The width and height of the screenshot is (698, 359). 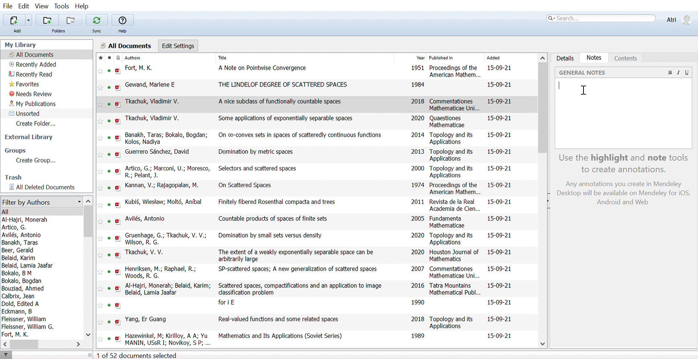 I want to click on Tkachuk, V. V., so click(x=146, y=251).